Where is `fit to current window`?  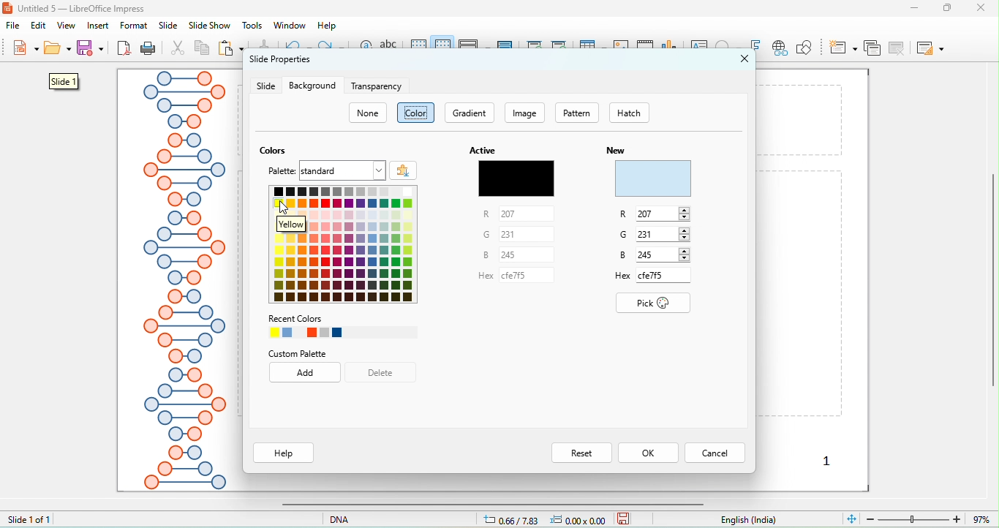
fit to current window is located at coordinates (851, 518).